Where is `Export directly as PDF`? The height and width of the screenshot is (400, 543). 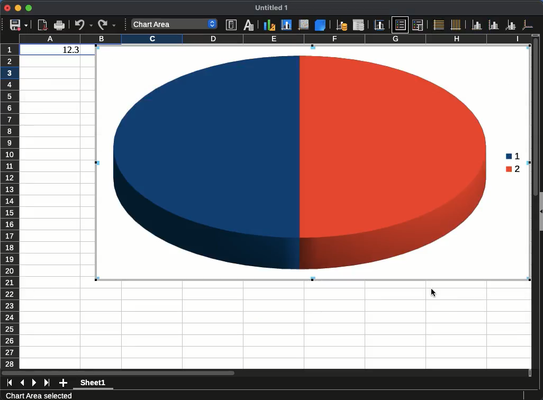 Export directly as PDF is located at coordinates (43, 25).